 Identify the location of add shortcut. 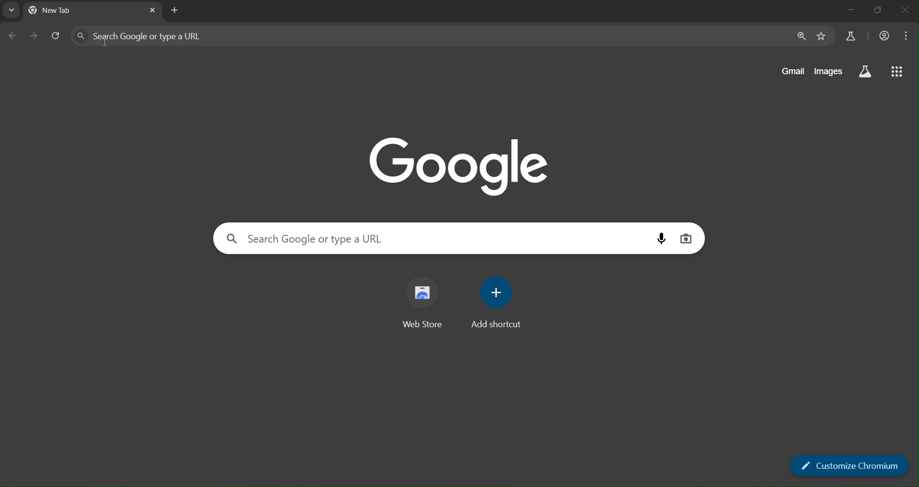
(499, 303).